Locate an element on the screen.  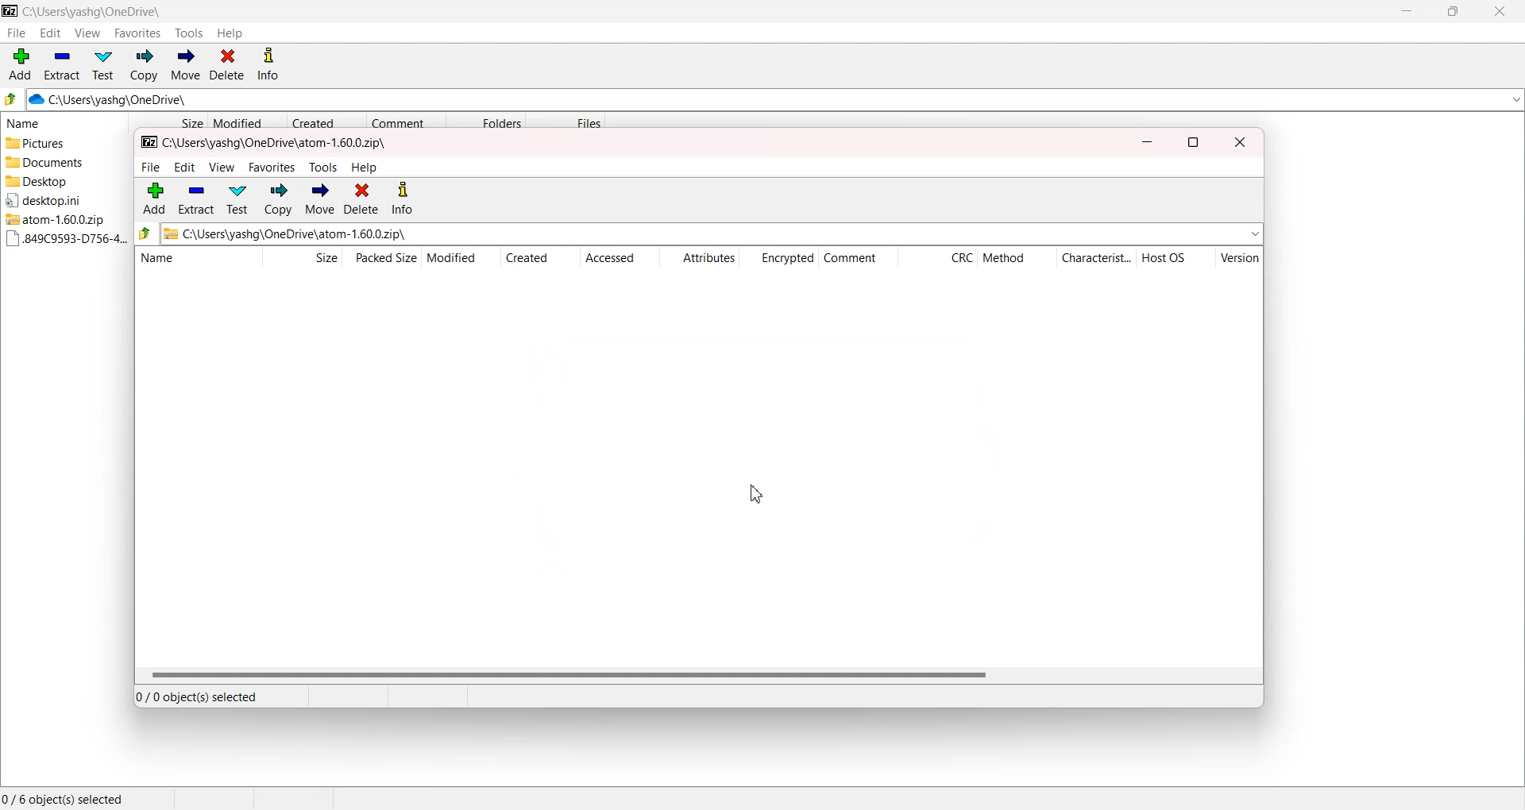
Tools is located at coordinates (190, 33).